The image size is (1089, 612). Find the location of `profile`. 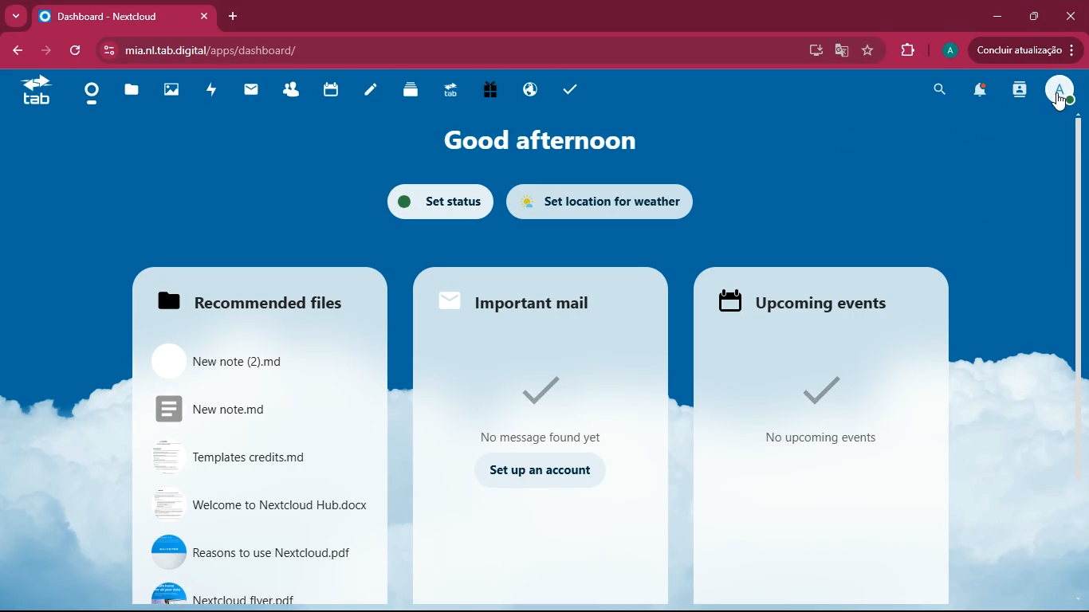

profile is located at coordinates (1063, 92).